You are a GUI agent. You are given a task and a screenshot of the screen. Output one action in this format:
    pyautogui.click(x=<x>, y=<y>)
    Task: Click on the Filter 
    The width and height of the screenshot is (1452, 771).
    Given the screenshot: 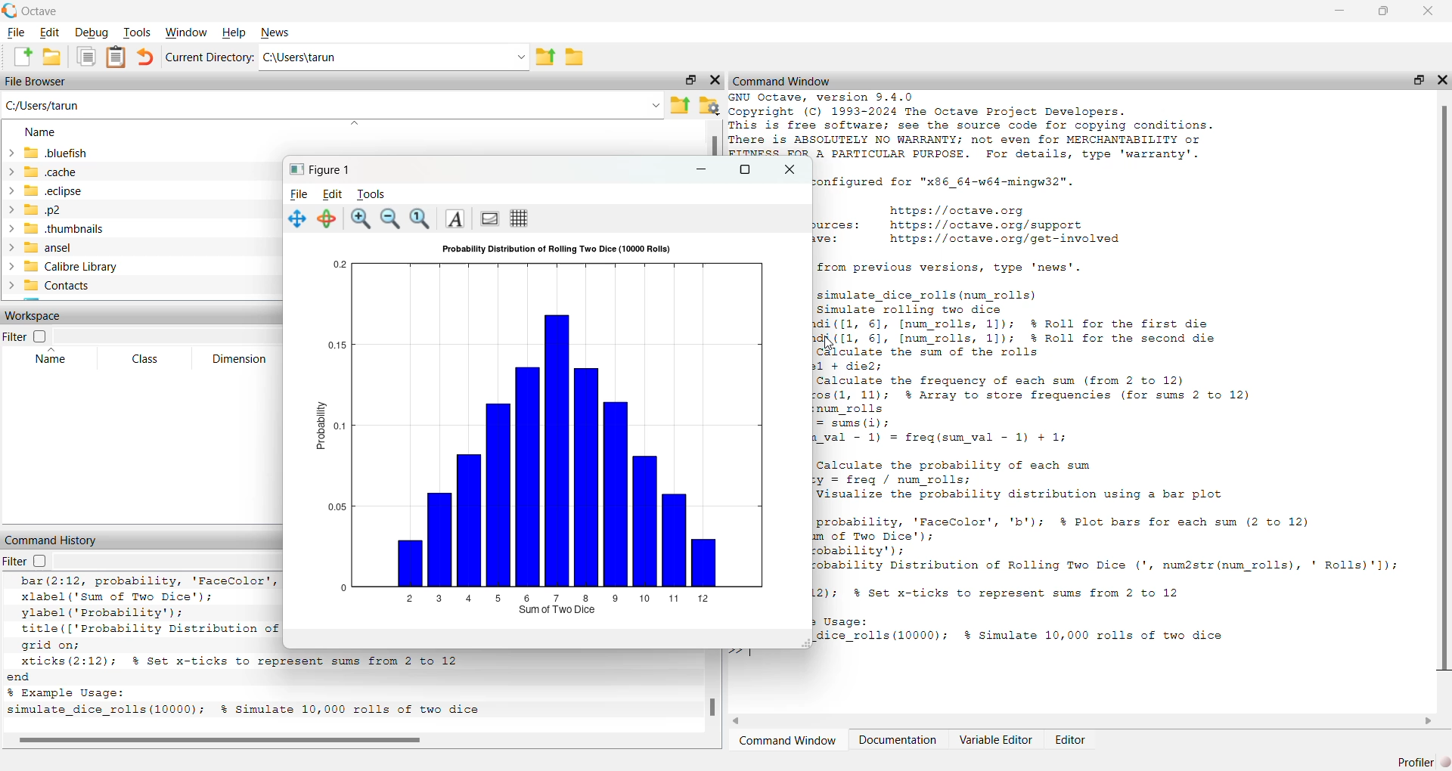 What is the action you would take?
    pyautogui.click(x=29, y=337)
    